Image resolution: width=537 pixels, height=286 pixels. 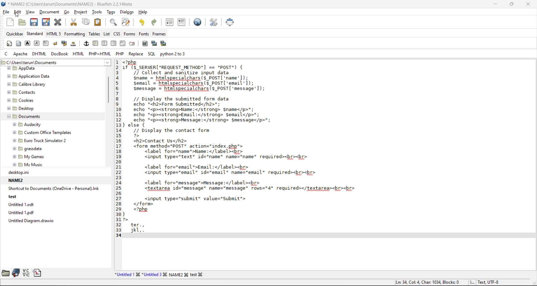 What do you see at coordinates (55, 34) in the screenshot?
I see `html 5` at bounding box center [55, 34].